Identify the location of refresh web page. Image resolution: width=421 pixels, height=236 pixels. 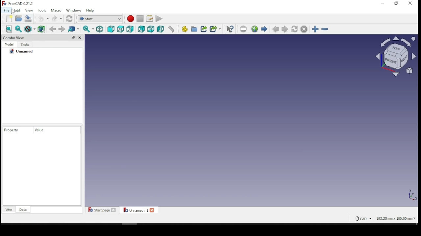
(294, 29).